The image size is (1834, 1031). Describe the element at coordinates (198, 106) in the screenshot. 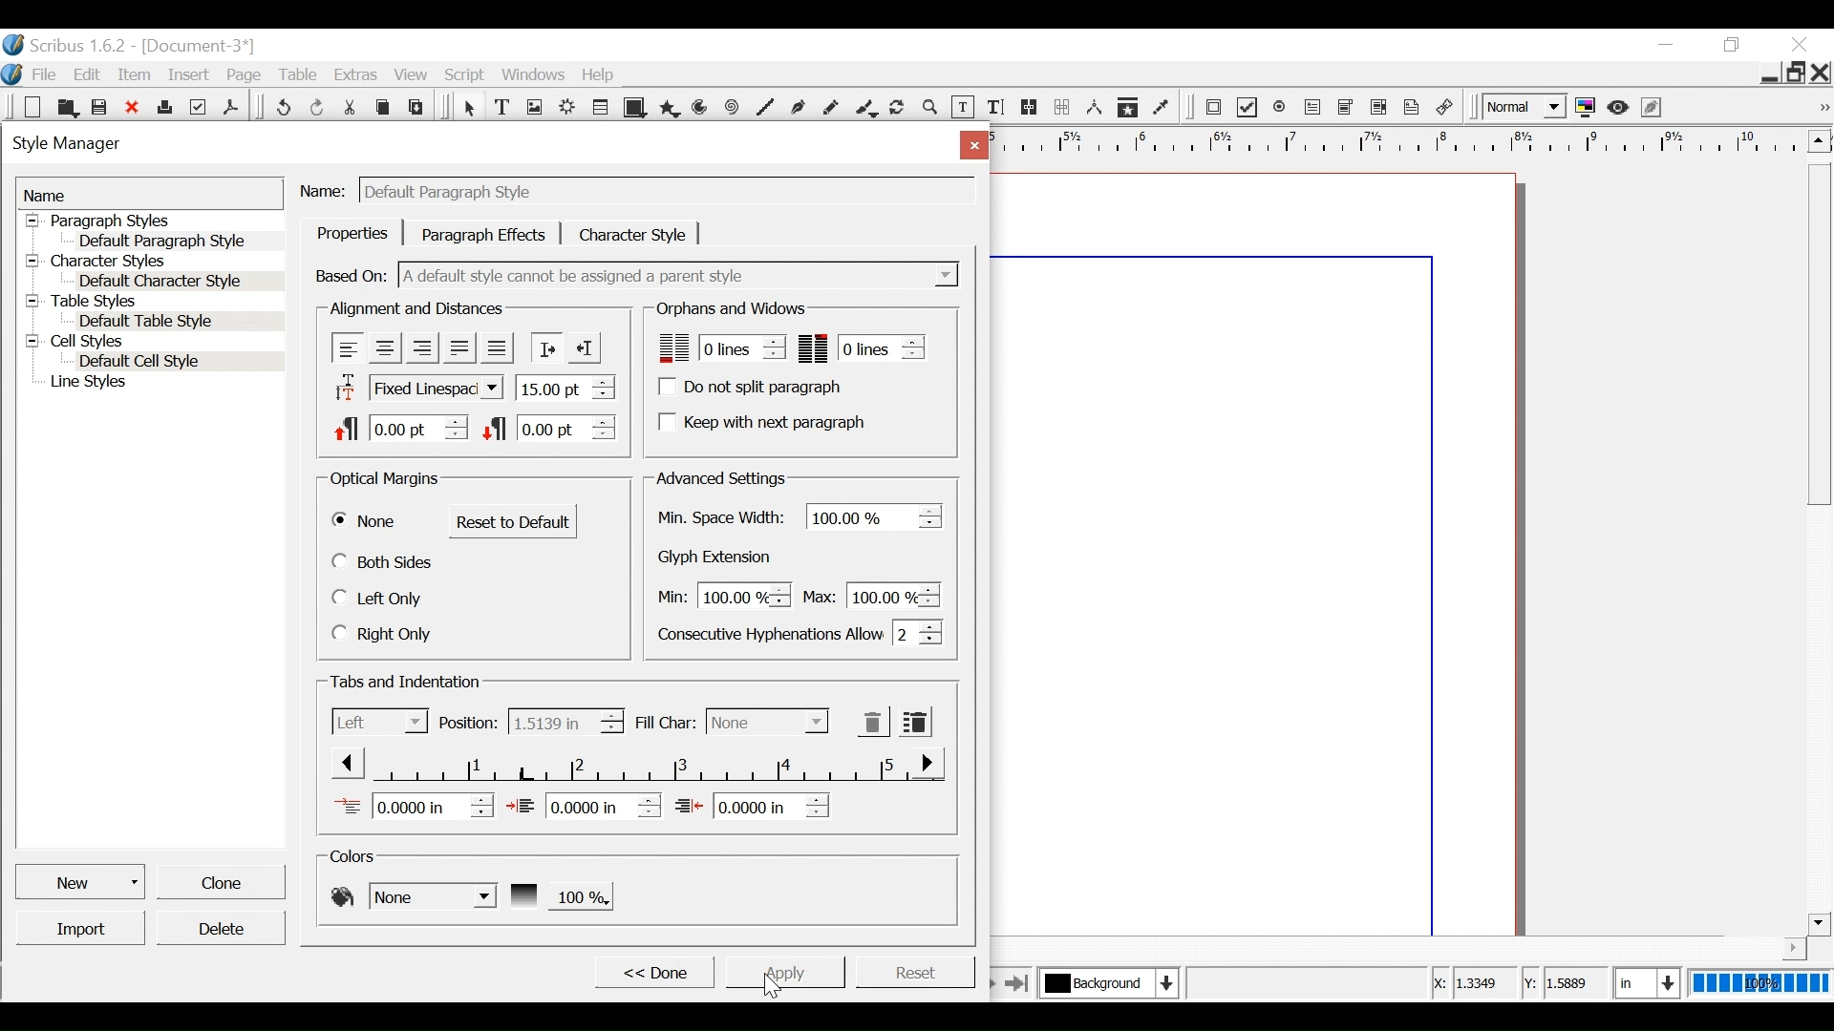

I see `Prefilight Verifier` at that location.